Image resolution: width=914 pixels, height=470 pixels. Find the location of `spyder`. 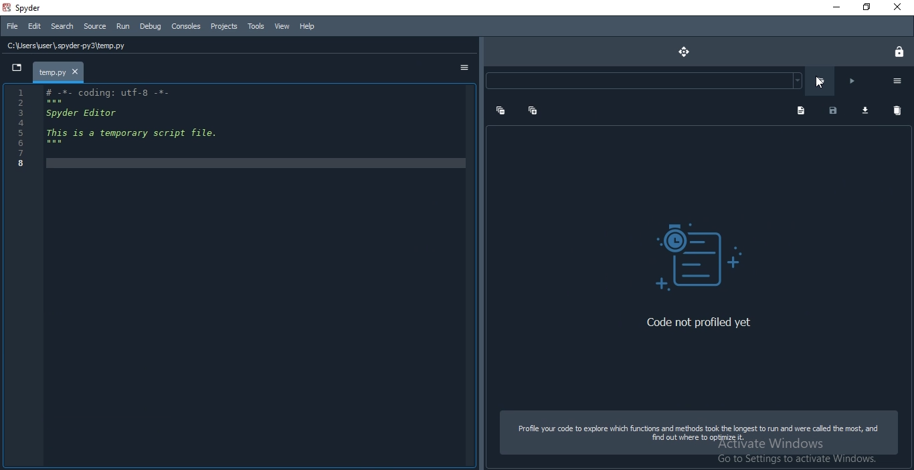

spyder is located at coordinates (29, 7).